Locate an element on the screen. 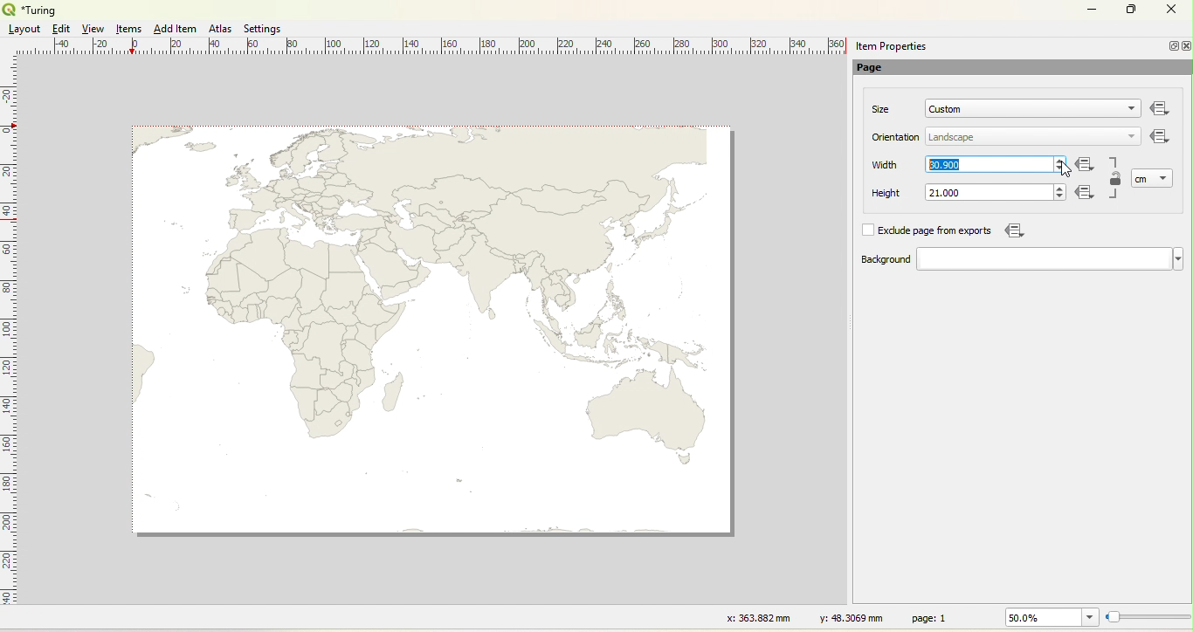  Icon is located at coordinates (1012, 230).